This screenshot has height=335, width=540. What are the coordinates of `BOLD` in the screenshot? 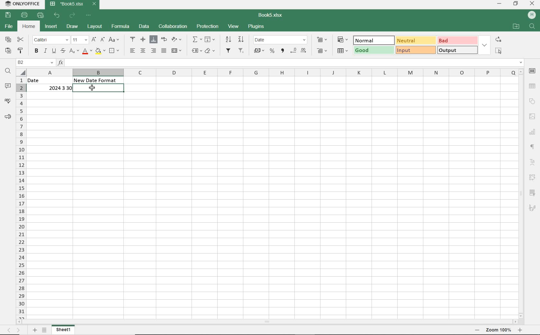 It's located at (37, 51).